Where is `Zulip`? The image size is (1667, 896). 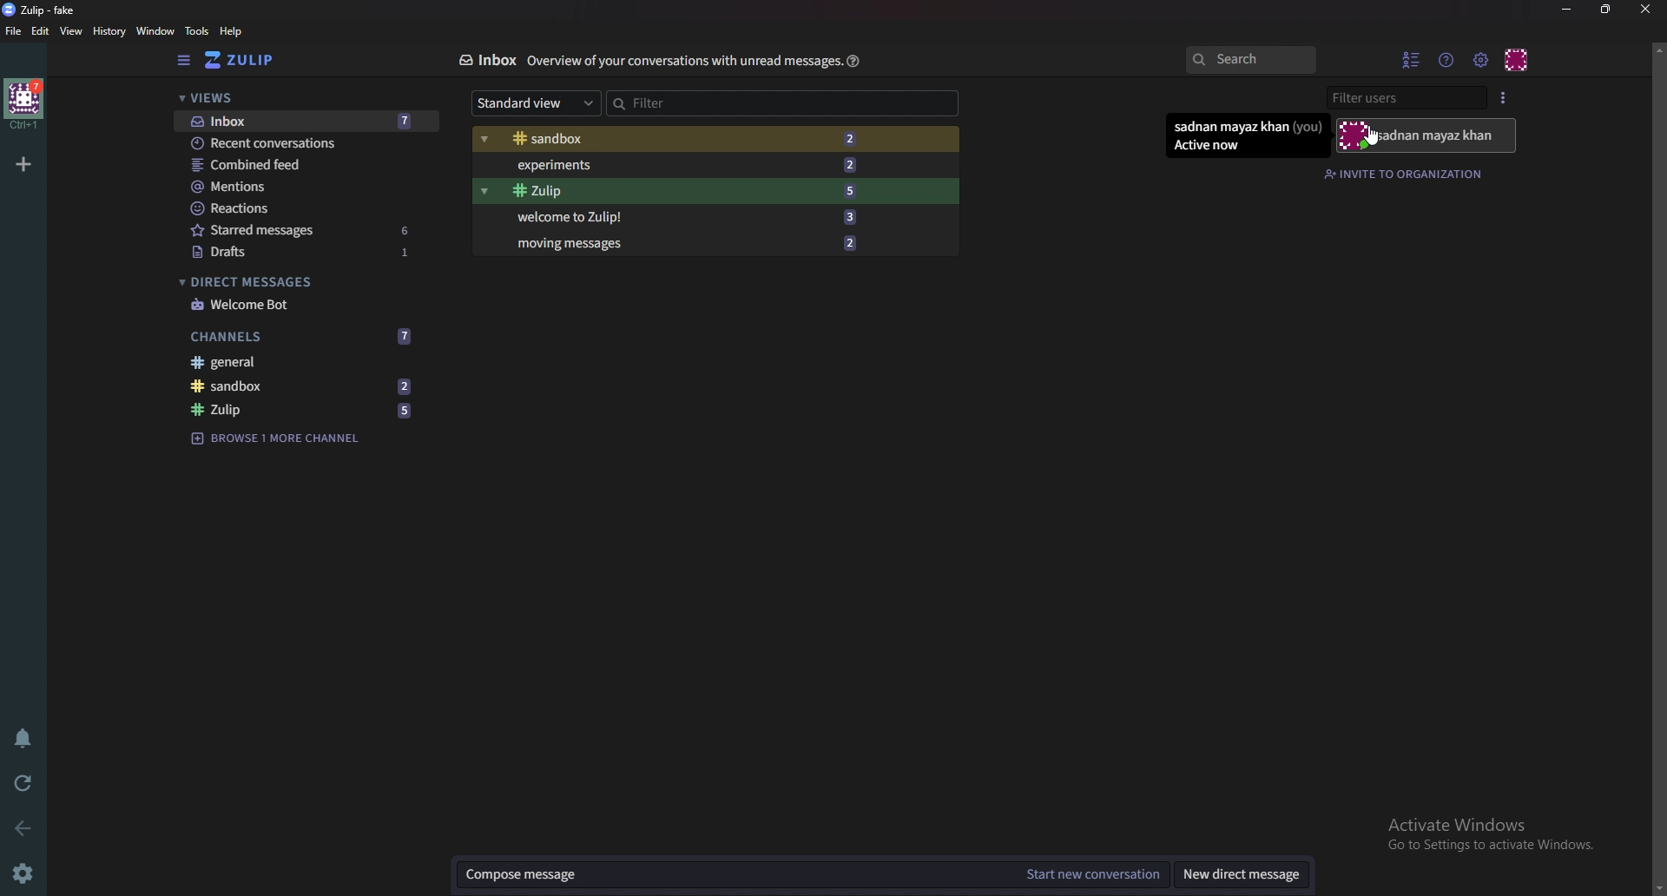
Zulip is located at coordinates (301, 409).